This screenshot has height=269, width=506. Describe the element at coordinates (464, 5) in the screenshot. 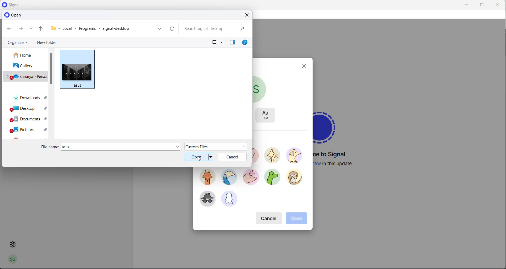

I see `minimize` at that location.